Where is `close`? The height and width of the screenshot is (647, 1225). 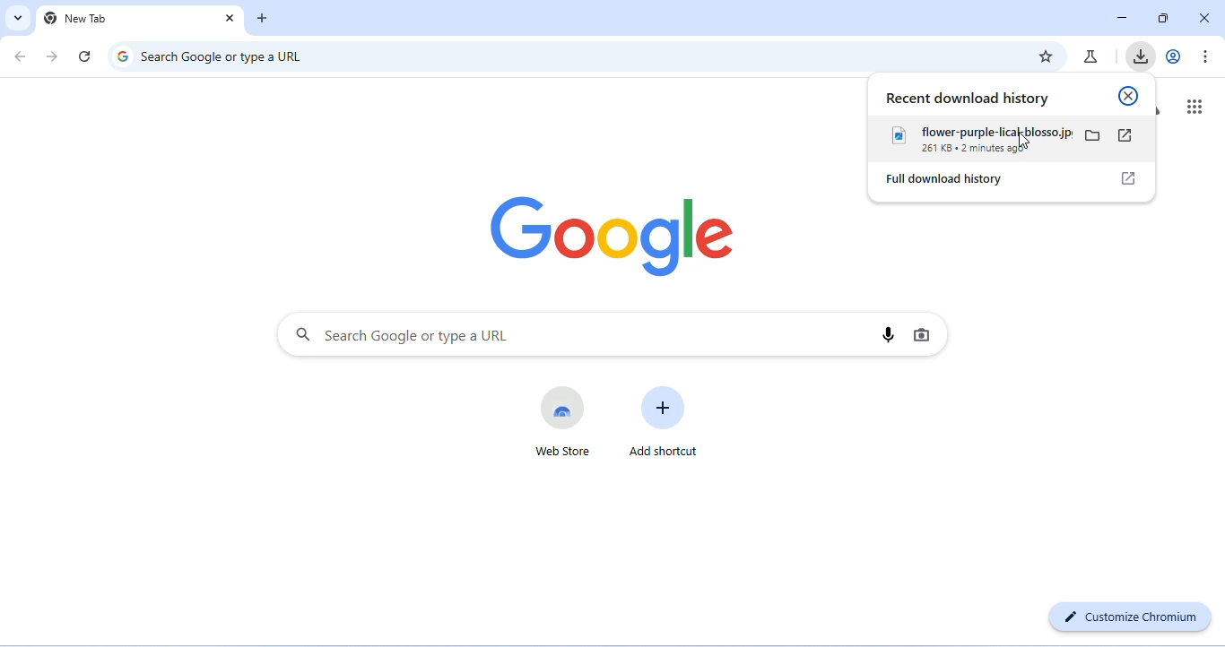
close is located at coordinates (1128, 96).